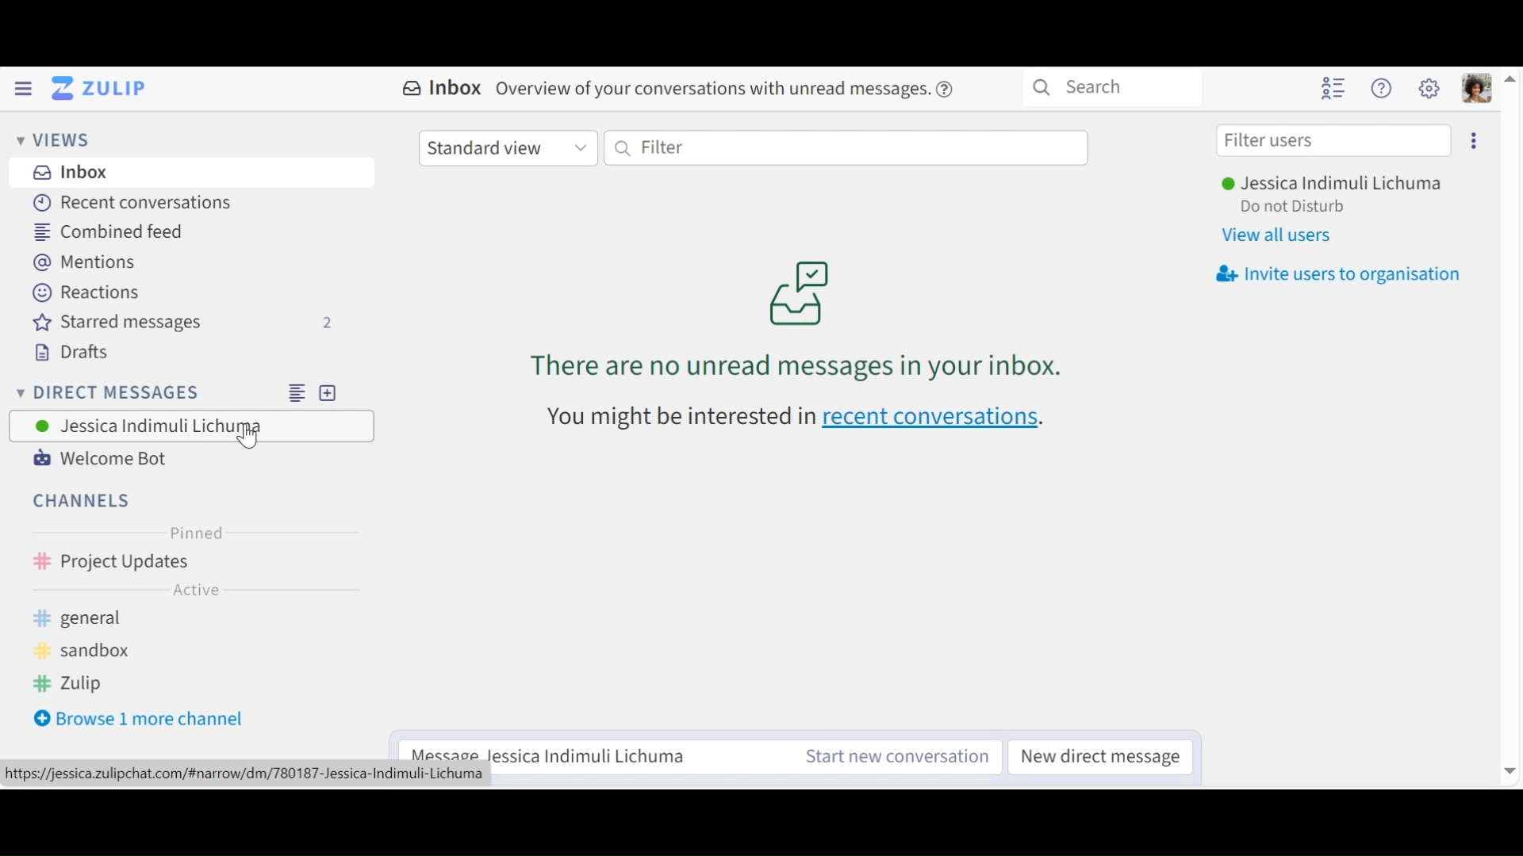 The height and width of the screenshot is (856, 1523). Describe the element at coordinates (49, 138) in the screenshot. I see `Views` at that location.